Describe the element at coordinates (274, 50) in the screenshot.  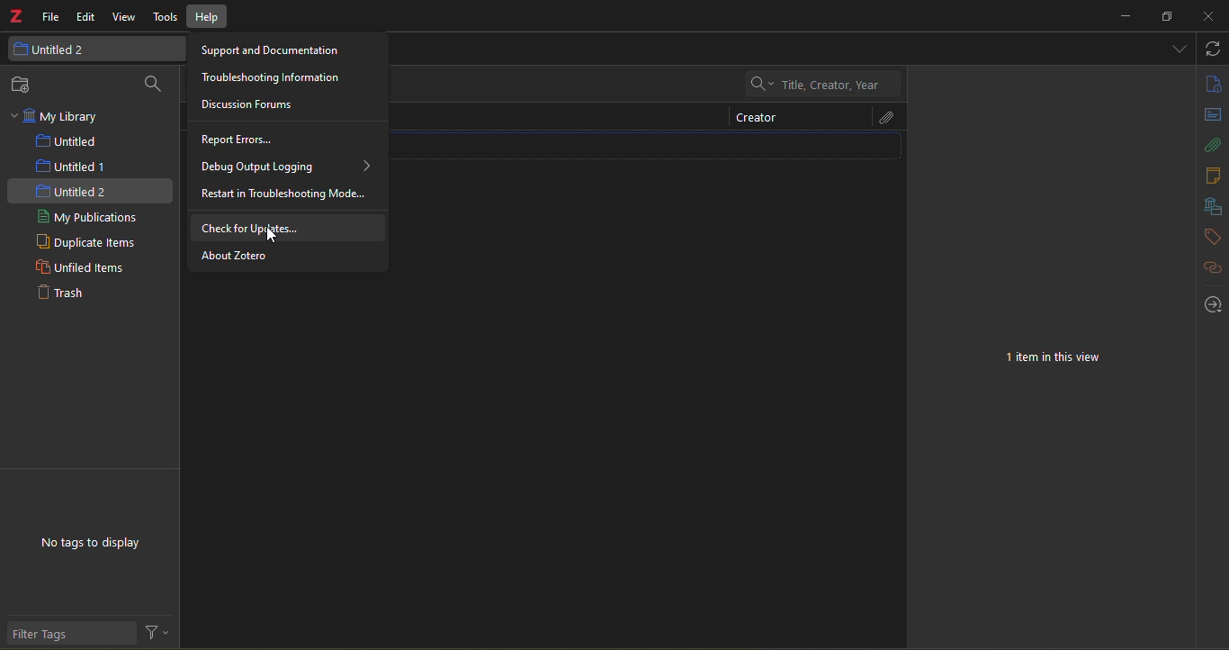
I see `Support and Documentation` at that location.